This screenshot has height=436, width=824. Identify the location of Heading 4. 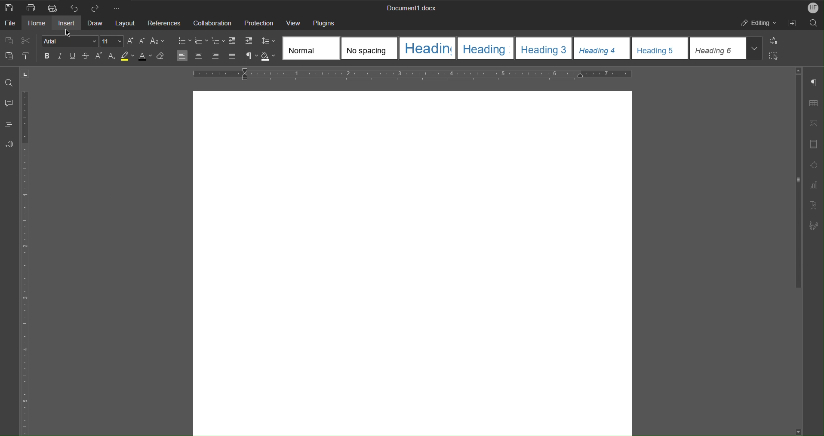
(603, 48).